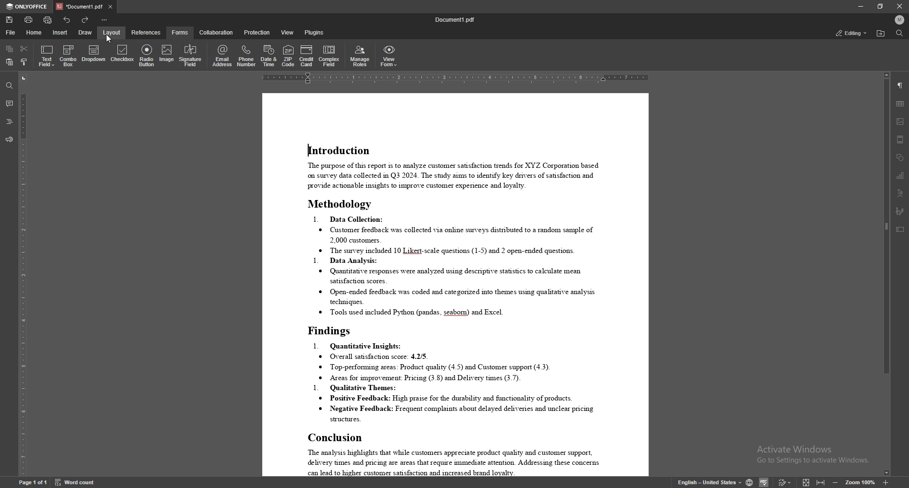 The width and height of the screenshot is (909, 488). I want to click on layout, so click(112, 32).